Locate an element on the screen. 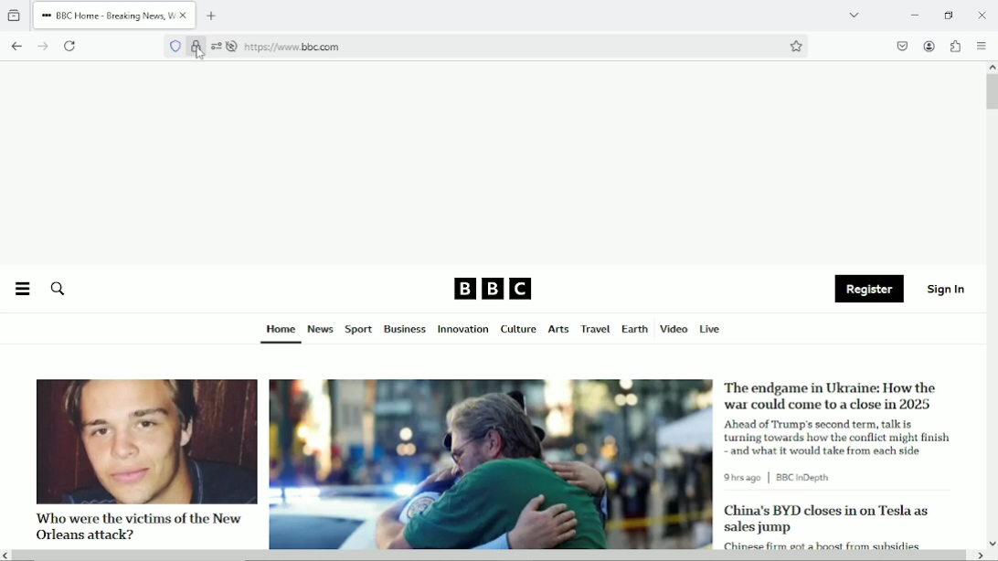  Register is located at coordinates (869, 290).